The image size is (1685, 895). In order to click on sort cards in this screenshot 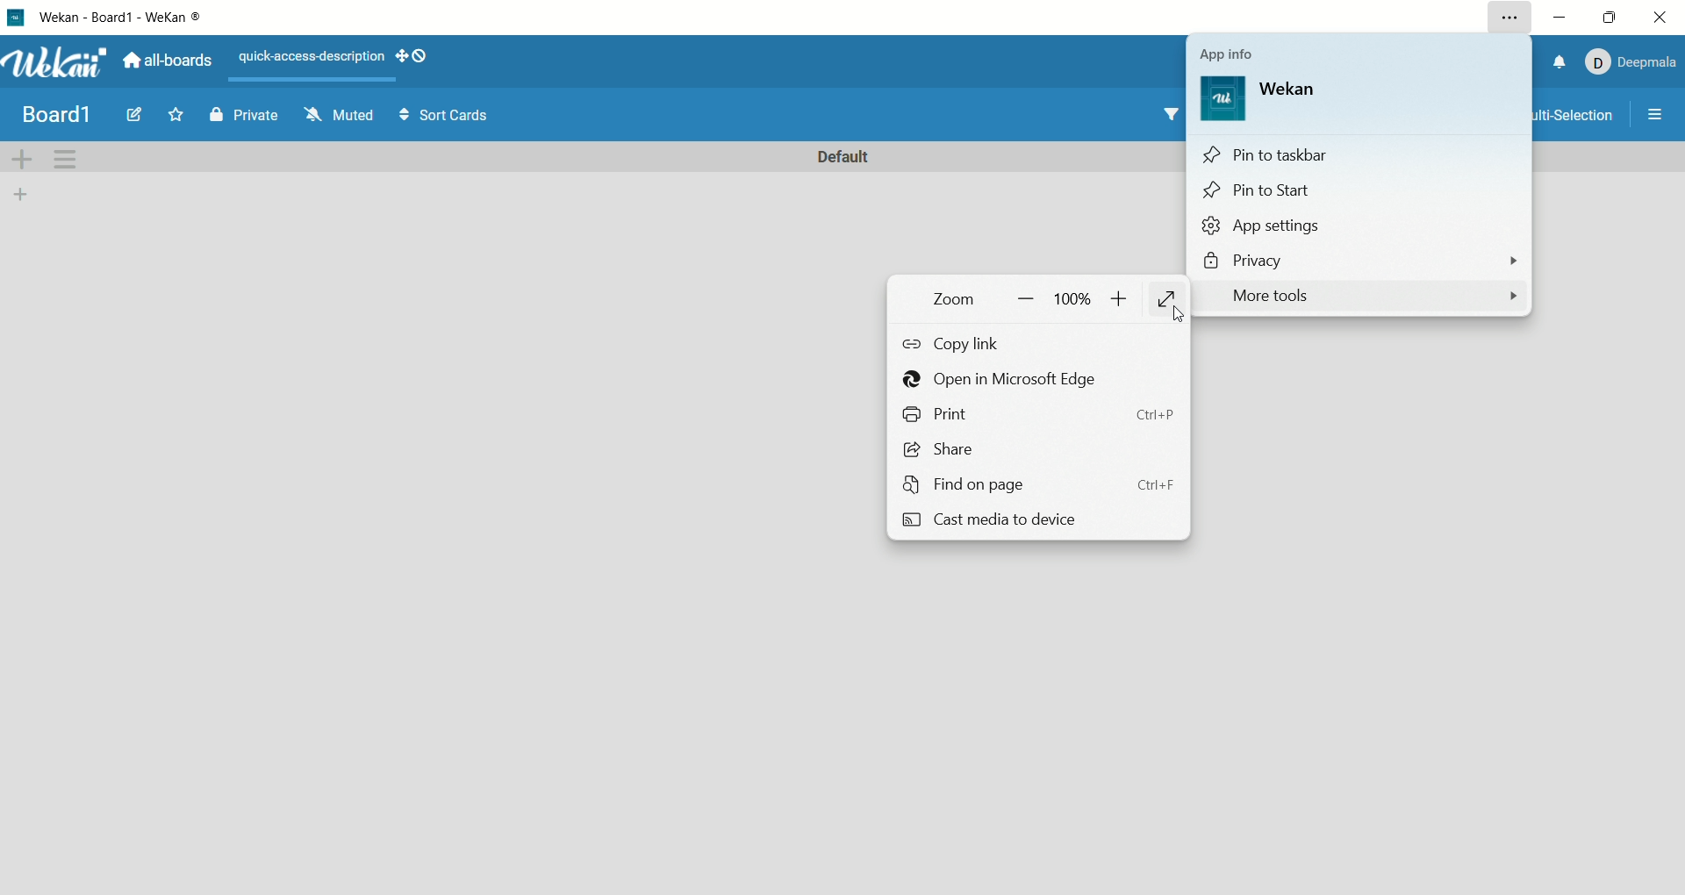, I will do `click(447, 114)`.